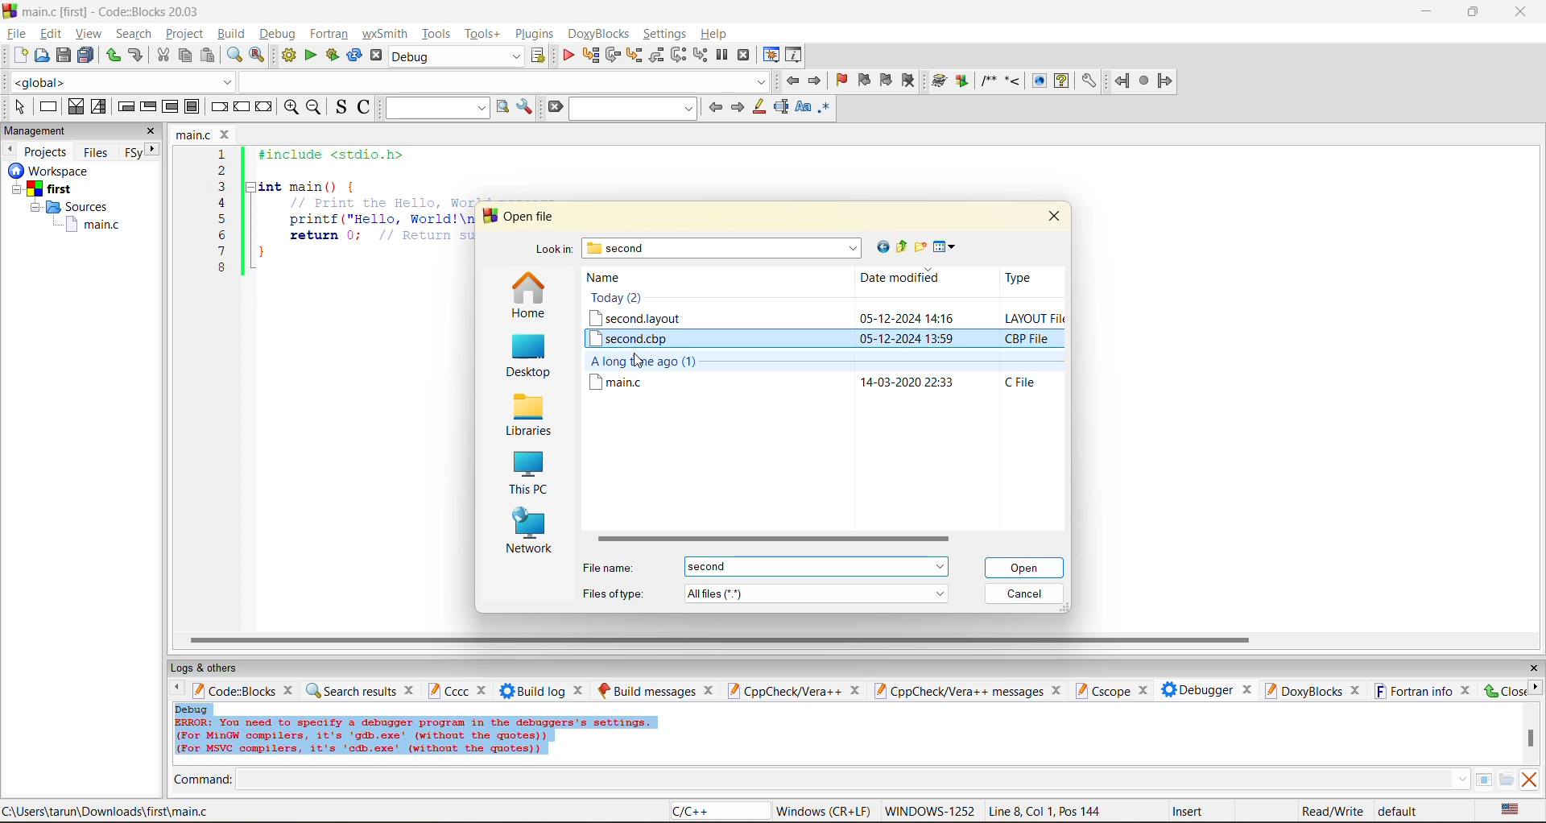 This screenshot has height=823, width=1546. Describe the element at coordinates (38, 132) in the screenshot. I see `management` at that location.